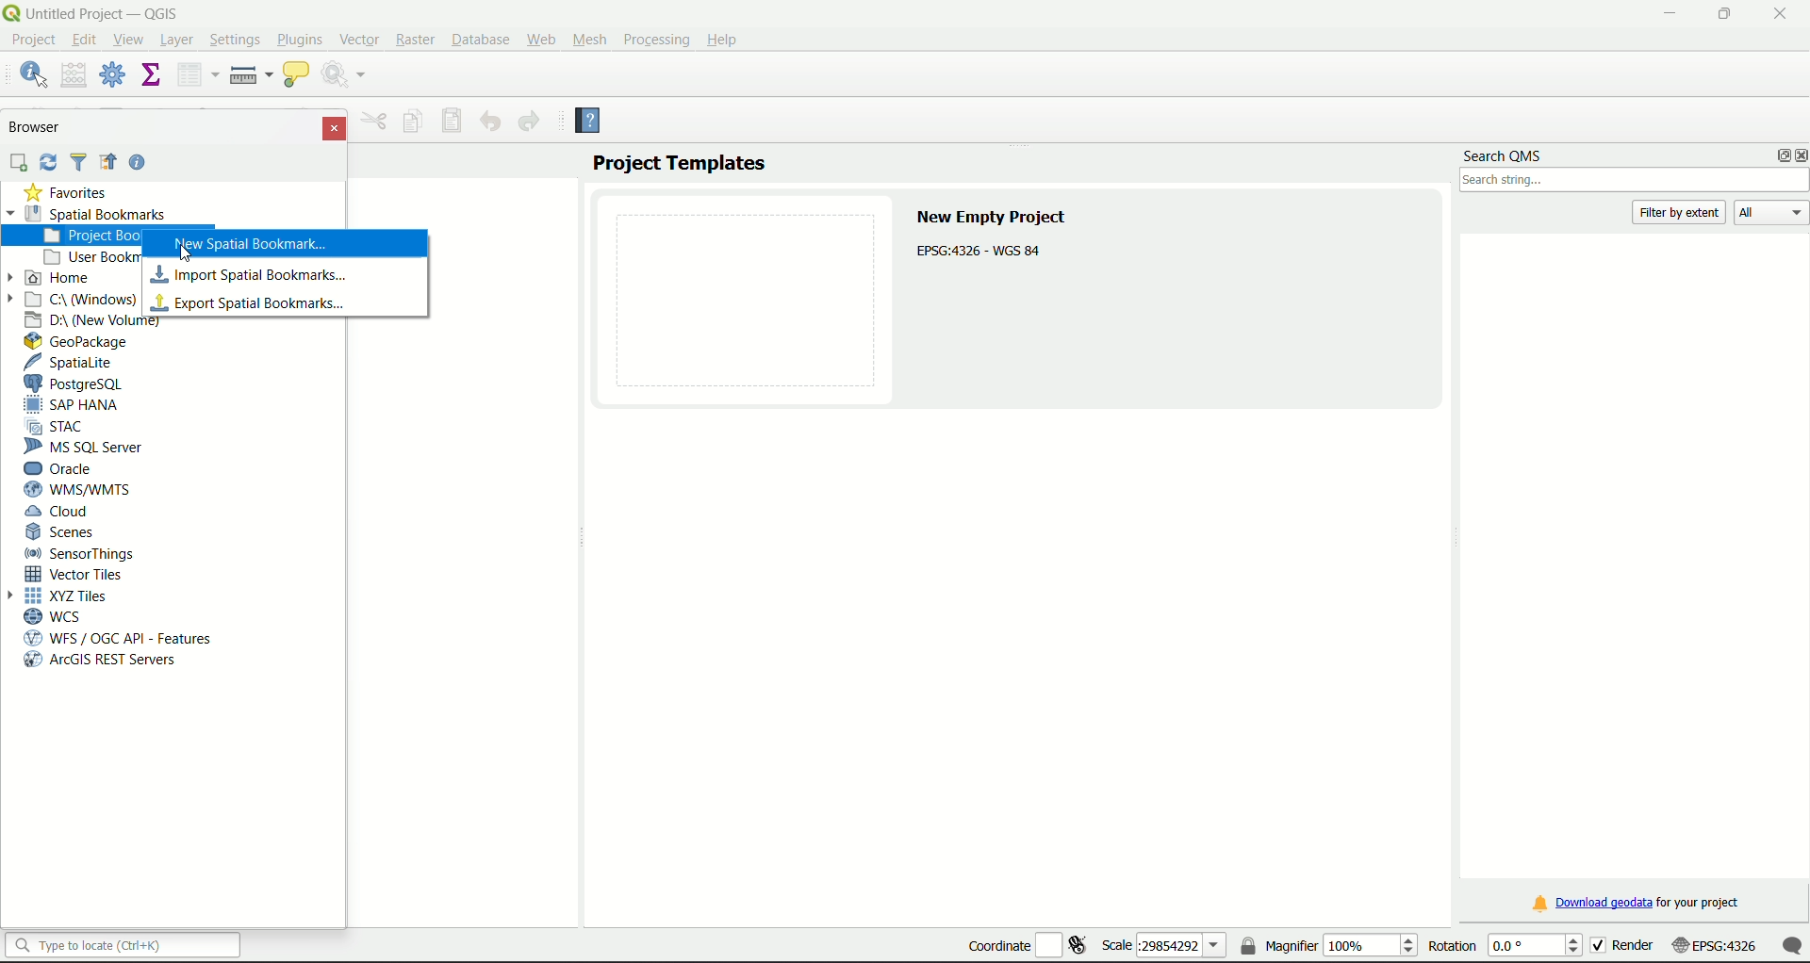 This screenshot has width=1810, height=963. What do you see at coordinates (1799, 156) in the screenshot?
I see `close` at bounding box center [1799, 156].